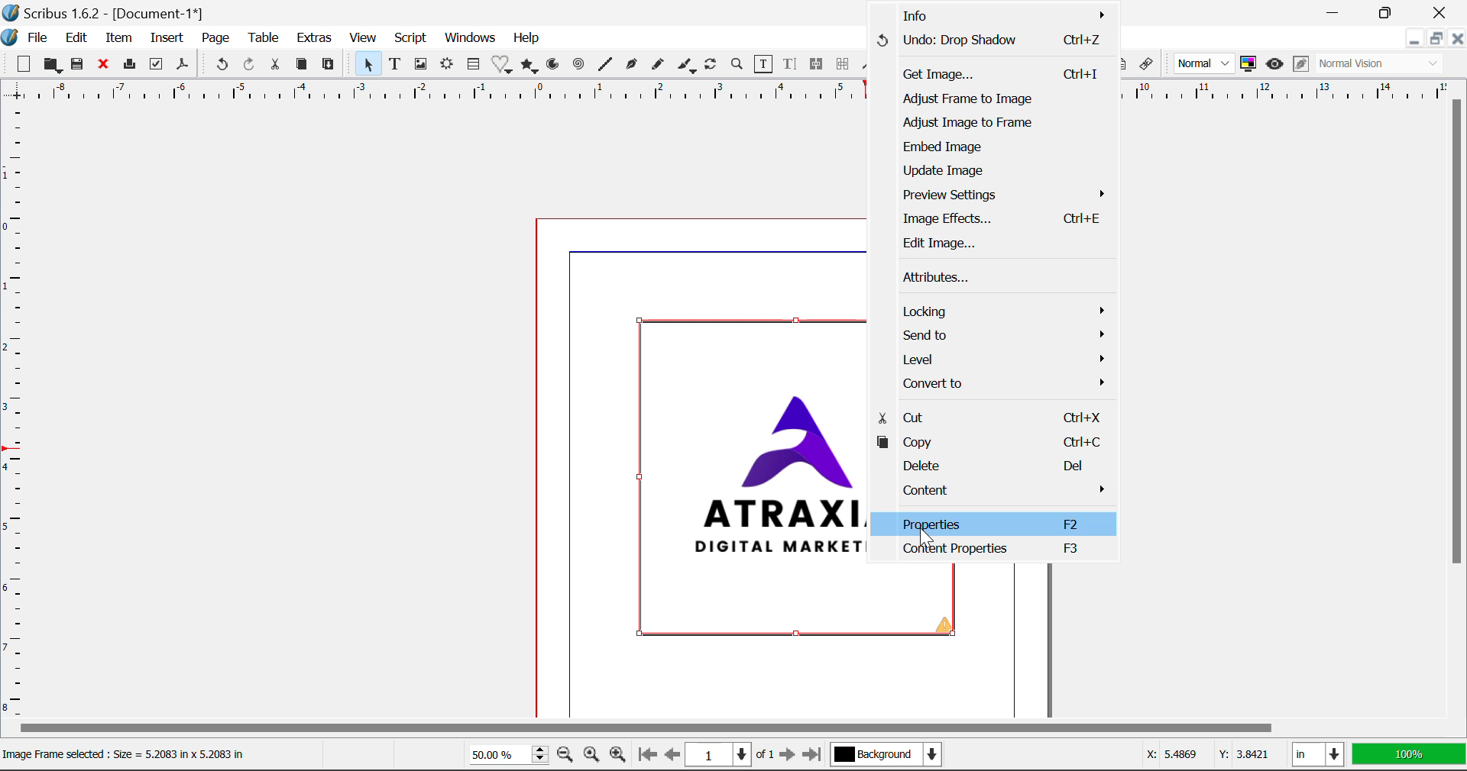 This screenshot has height=771, width=1467. Describe the element at coordinates (51, 65) in the screenshot. I see `Open` at that location.